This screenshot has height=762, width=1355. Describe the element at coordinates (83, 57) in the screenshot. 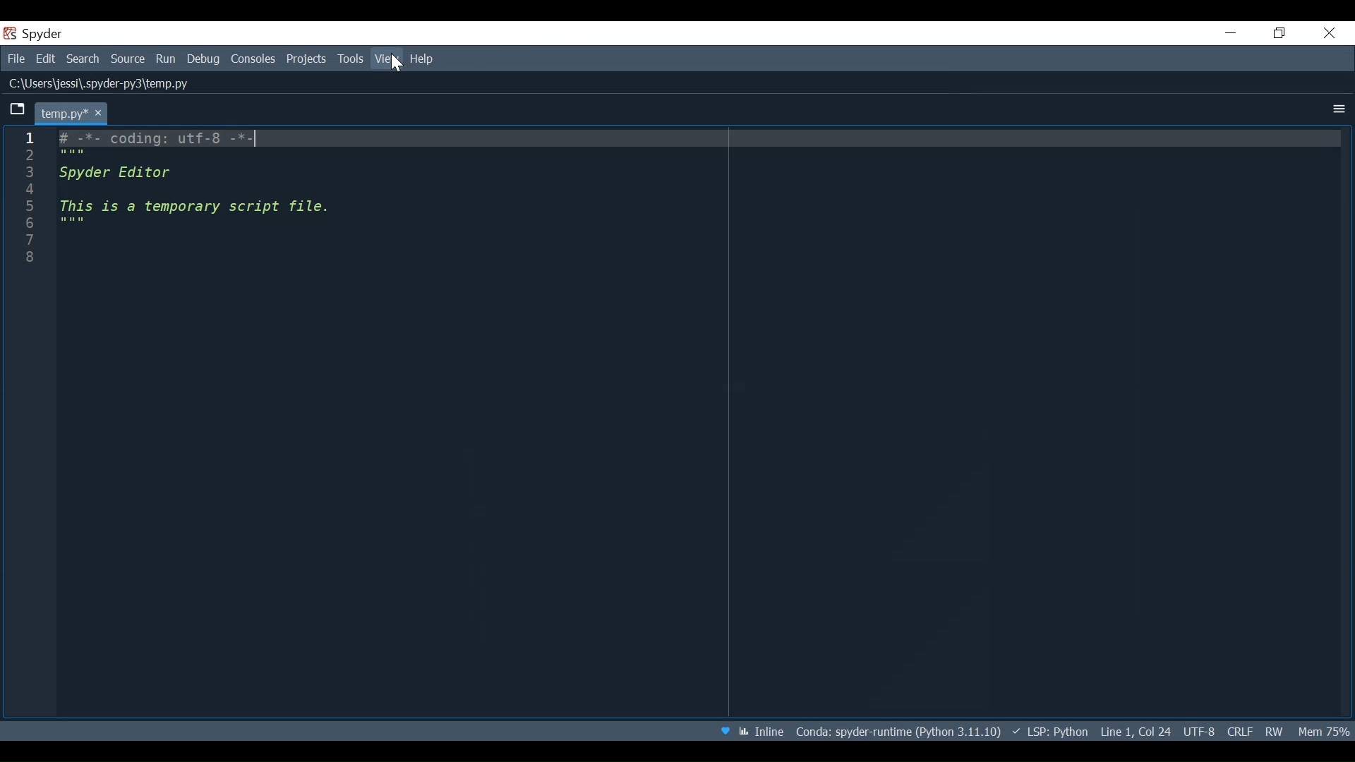

I see `Search` at that location.